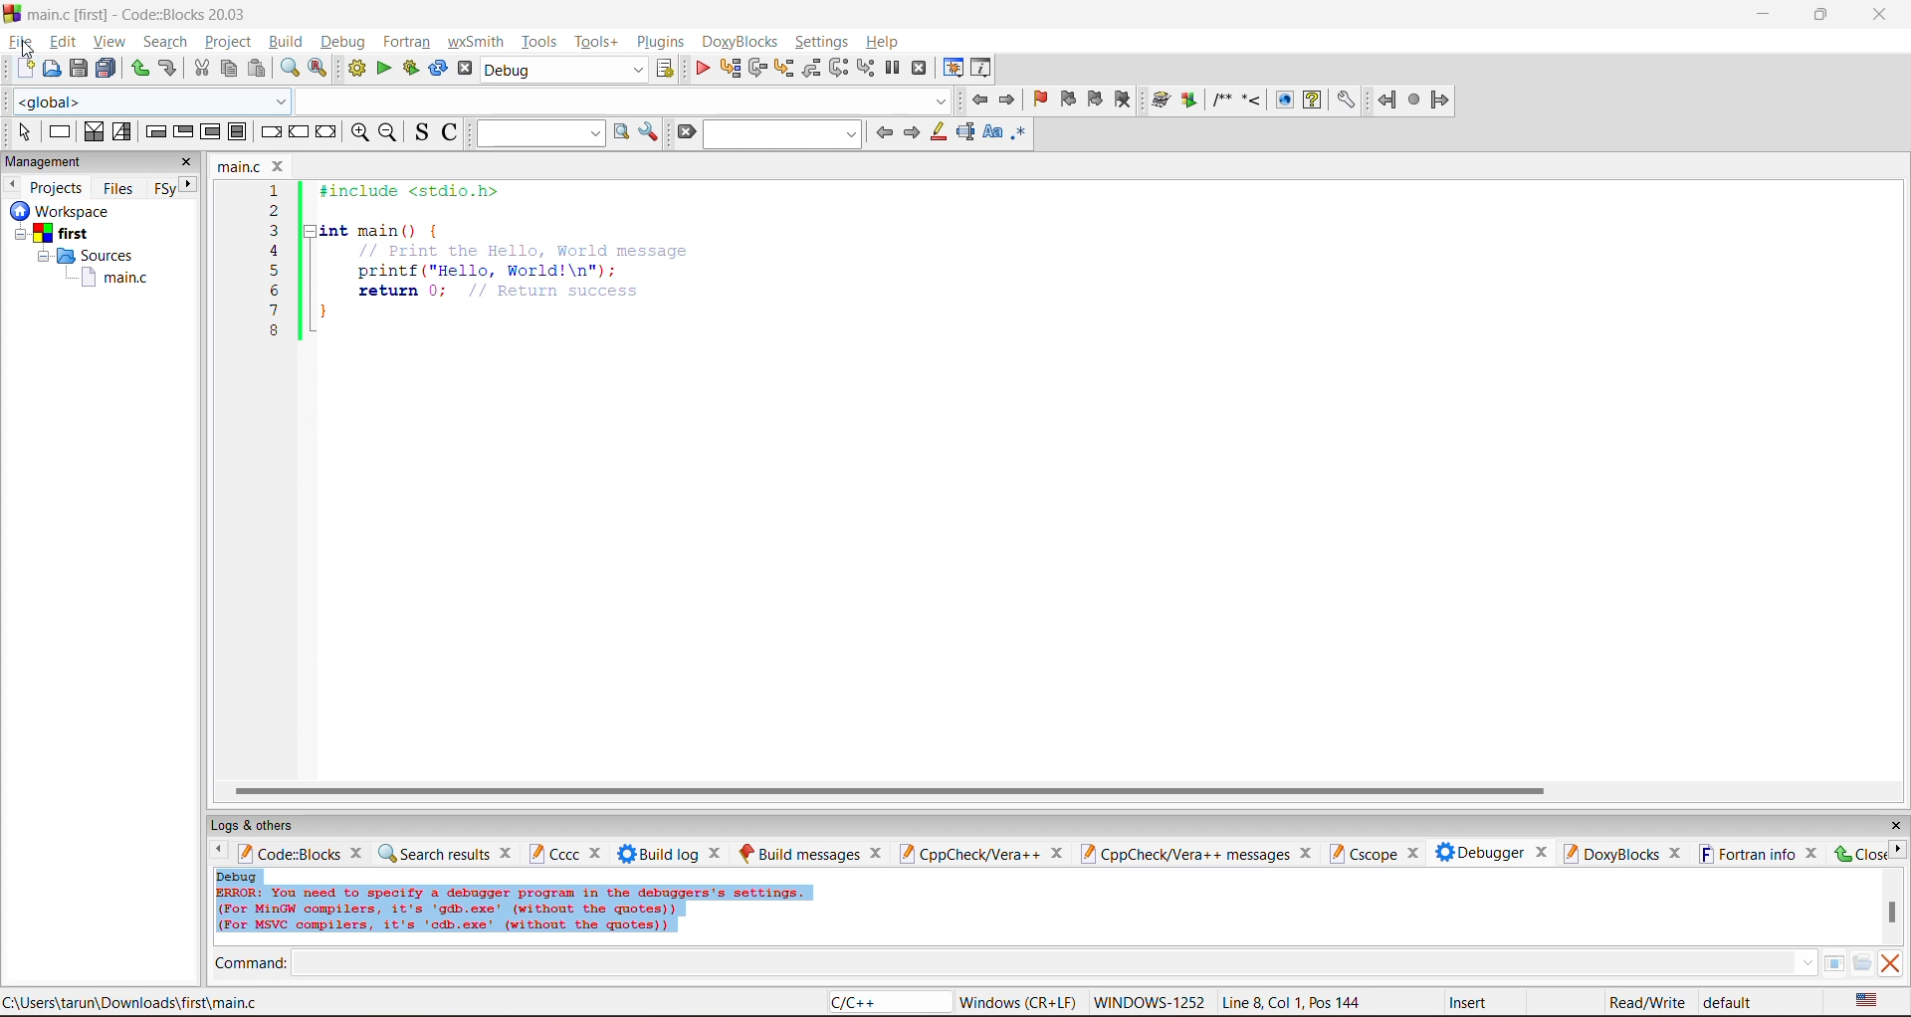 The height and width of the screenshot is (1017, 1911). What do you see at coordinates (141, 13) in the screenshot?
I see `app name and file name` at bounding box center [141, 13].